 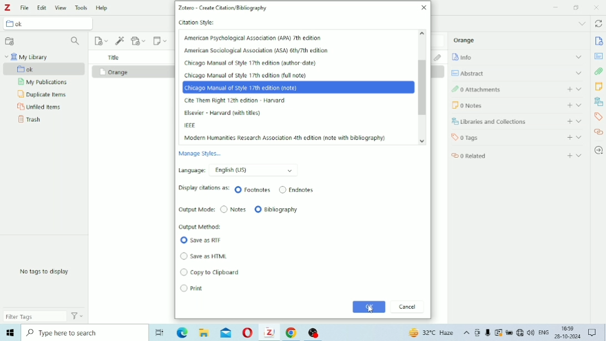 What do you see at coordinates (203, 154) in the screenshot?
I see `Manage Styles` at bounding box center [203, 154].